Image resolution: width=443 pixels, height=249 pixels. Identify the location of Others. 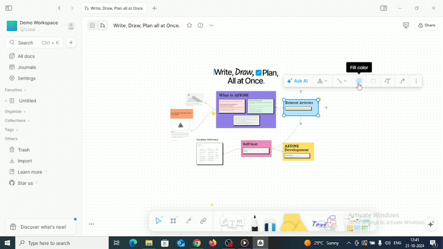
(12, 138).